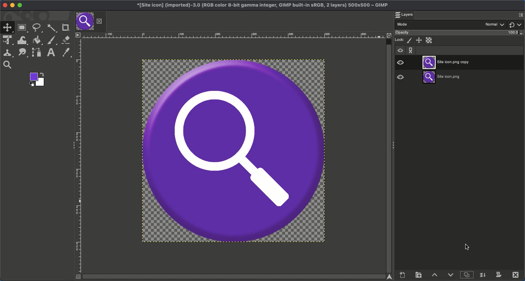 Image resolution: width=525 pixels, height=281 pixels. I want to click on Merge layers, so click(482, 274).